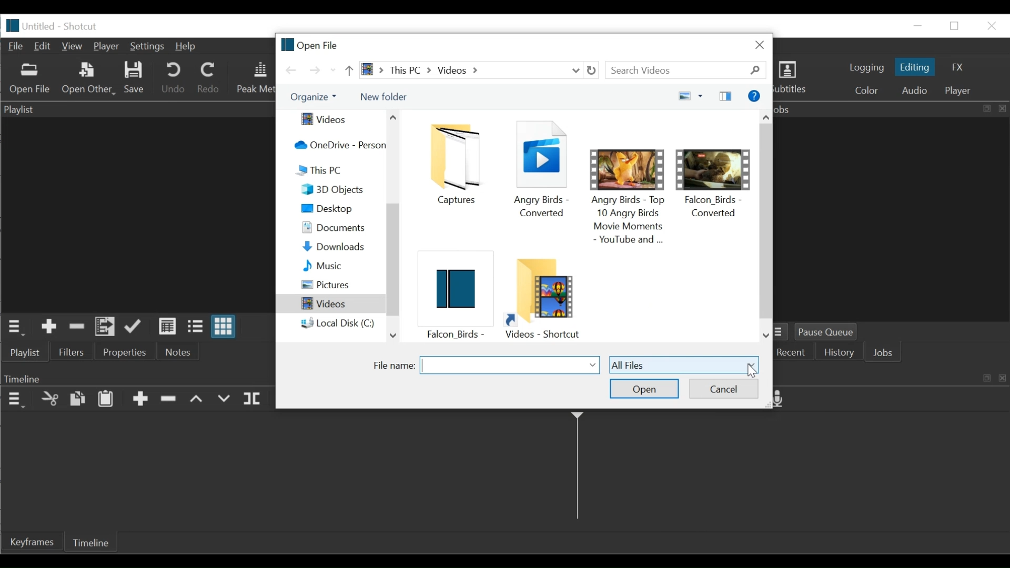 Image resolution: width=1010 pixels, height=568 pixels. Describe the element at coordinates (865, 68) in the screenshot. I see `logging` at that location.